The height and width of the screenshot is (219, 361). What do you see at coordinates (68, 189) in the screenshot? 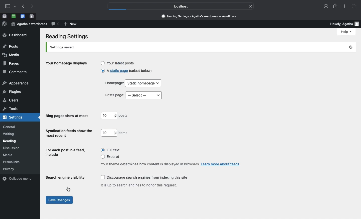
I see `cursor` at bounding box center [68, 189].